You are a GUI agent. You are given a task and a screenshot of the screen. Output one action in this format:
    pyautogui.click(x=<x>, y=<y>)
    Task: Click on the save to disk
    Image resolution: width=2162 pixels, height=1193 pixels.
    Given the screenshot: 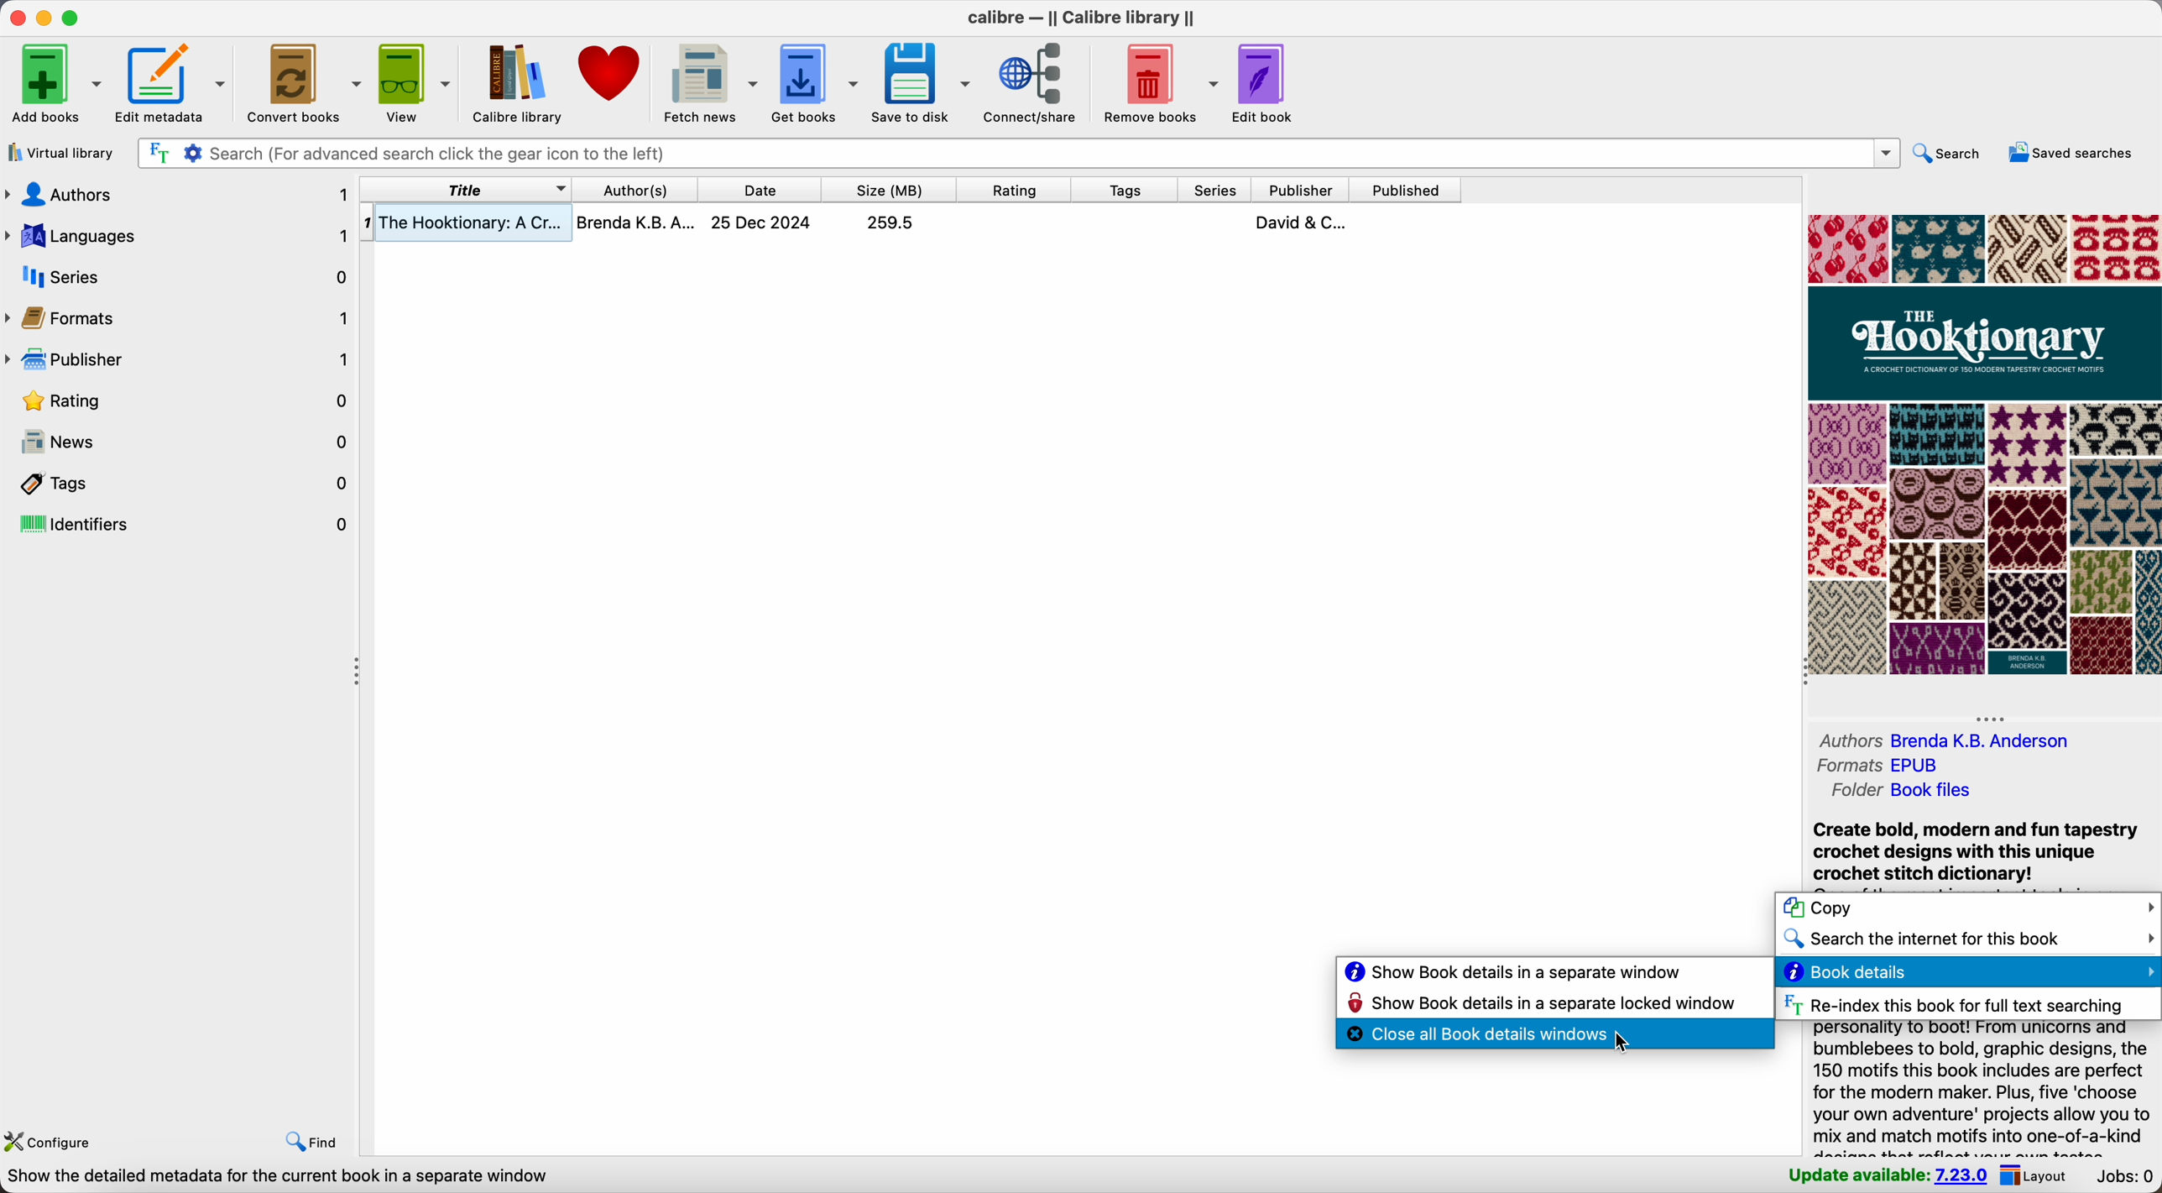 What is the action you would take?
    pyautogui.click(x=922, y=81)
    